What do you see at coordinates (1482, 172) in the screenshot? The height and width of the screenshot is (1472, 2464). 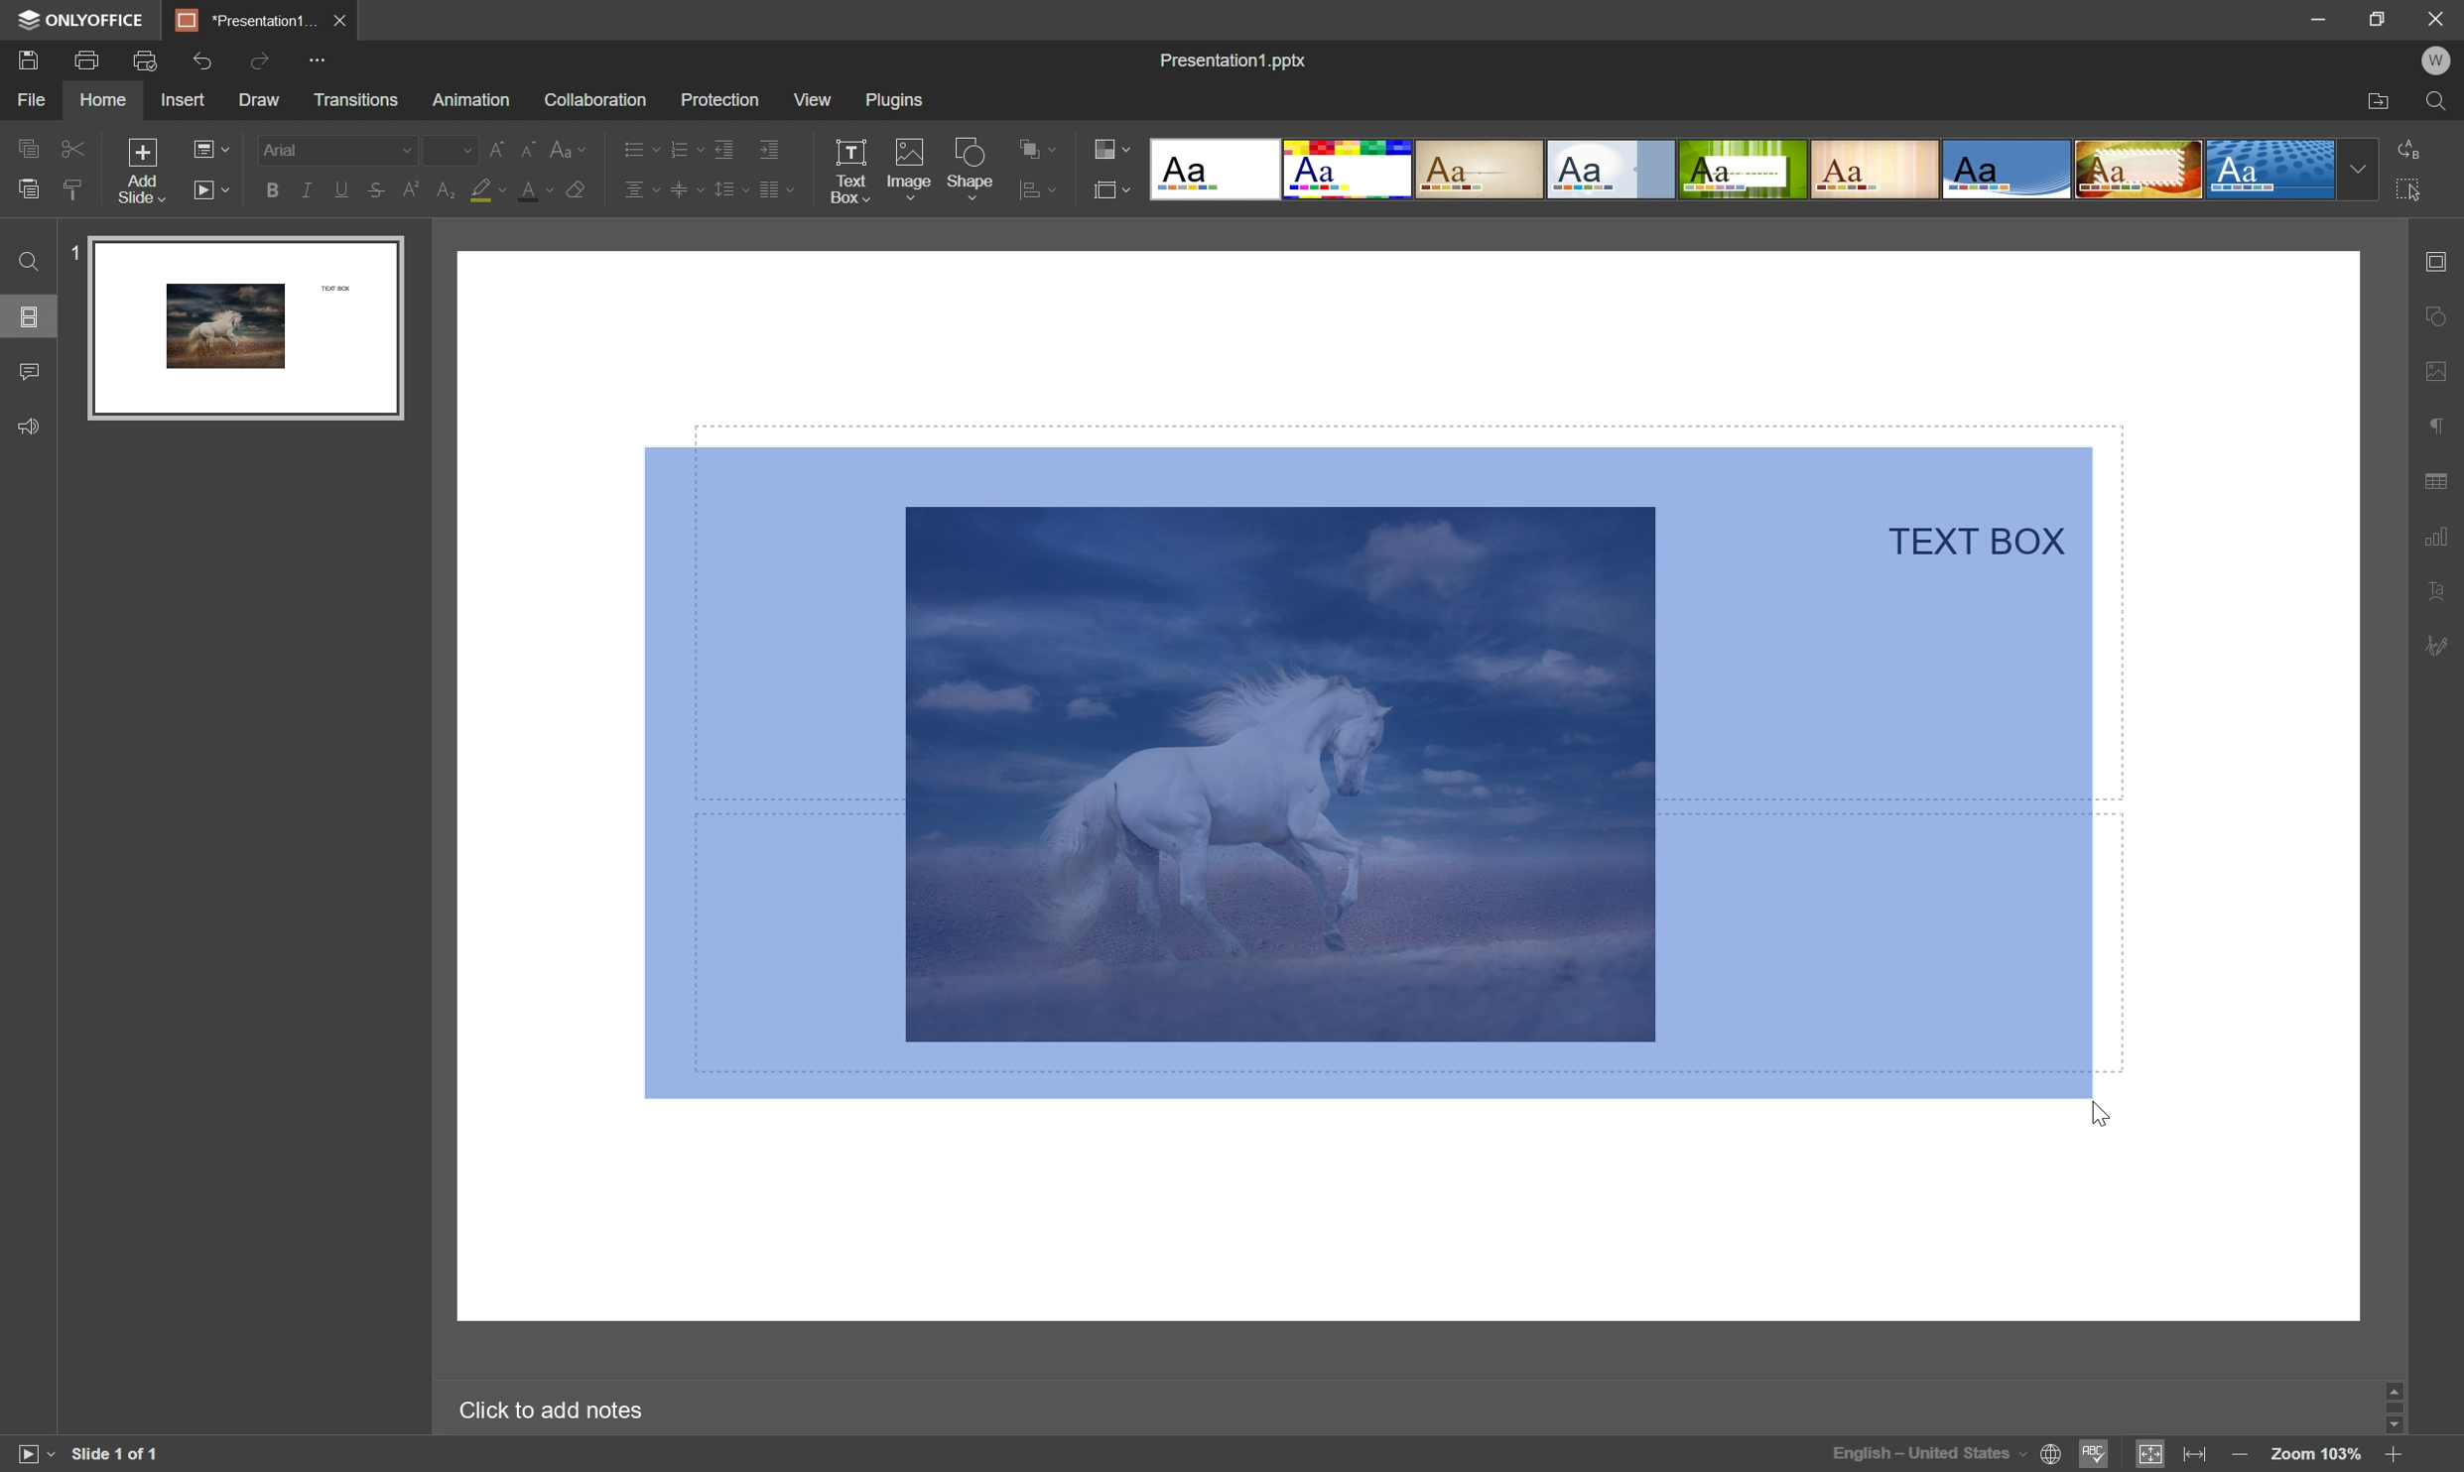 I see `Classic` at bounding box center [1482, 172].